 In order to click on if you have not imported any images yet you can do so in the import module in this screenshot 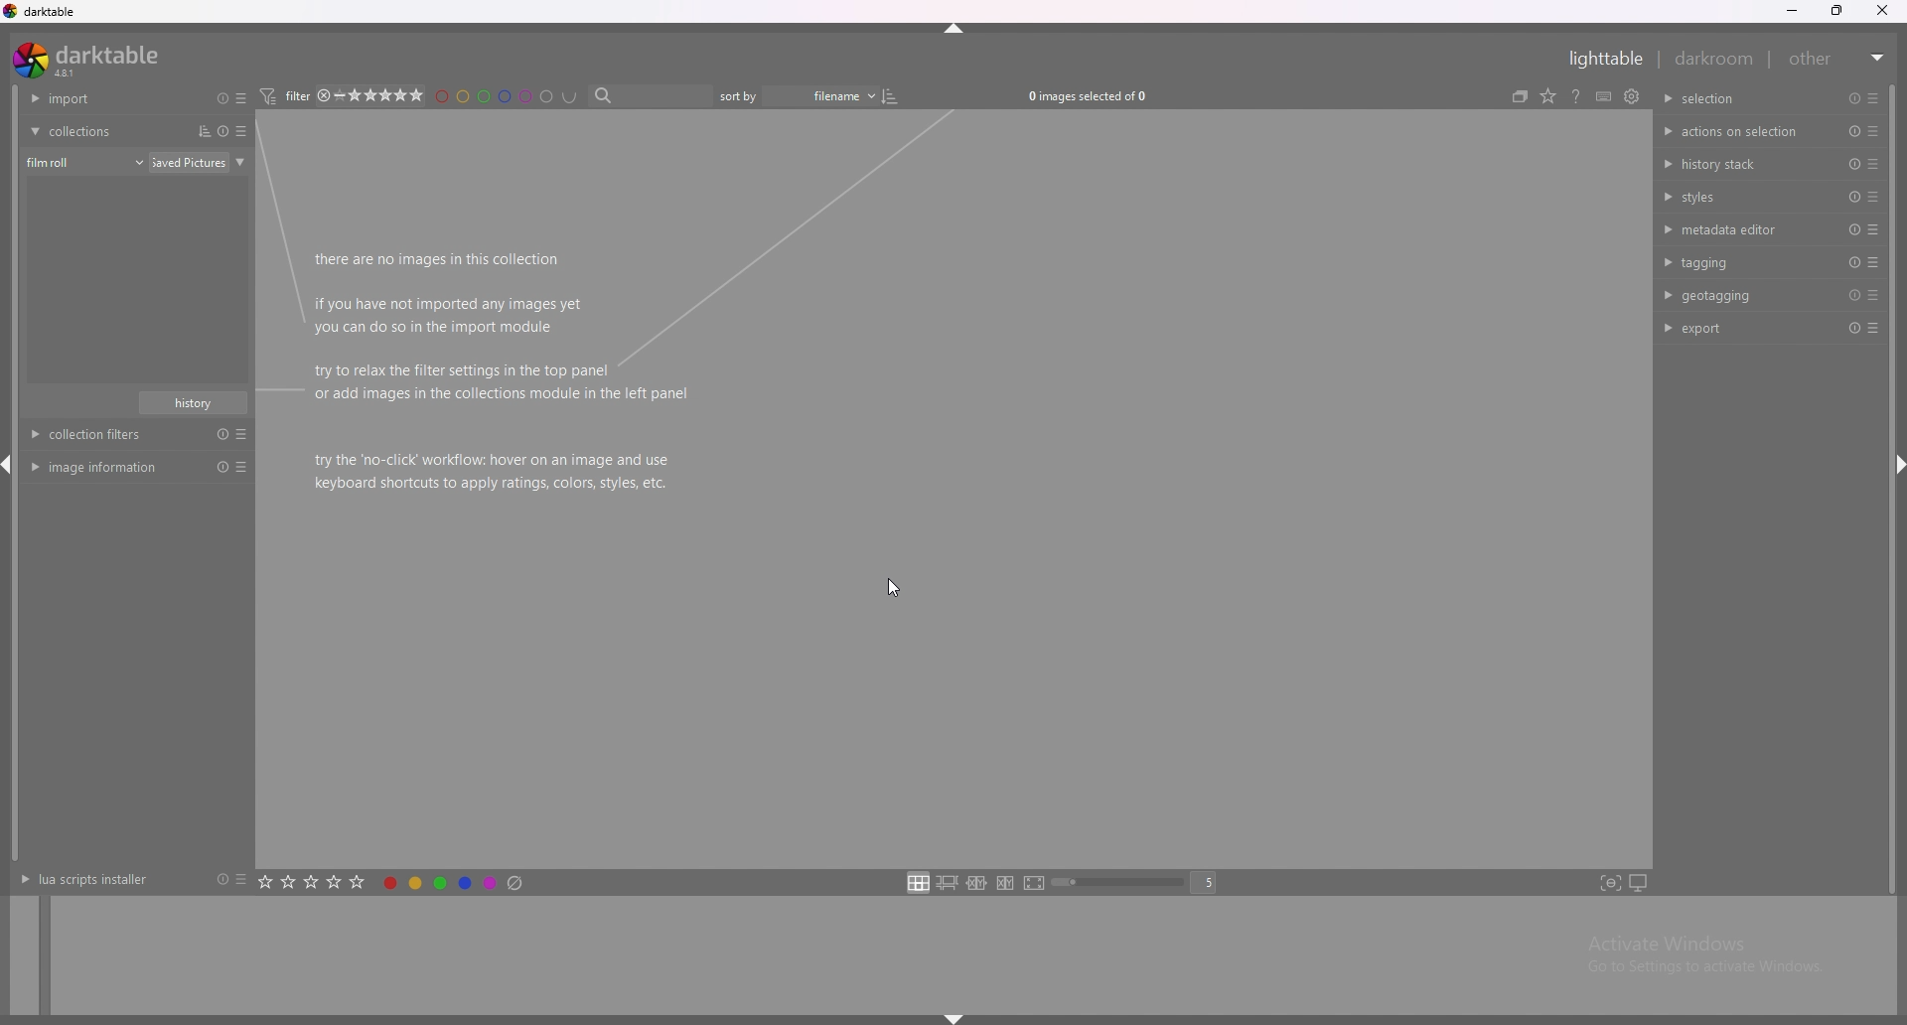, I will do `click(449, 315)`.